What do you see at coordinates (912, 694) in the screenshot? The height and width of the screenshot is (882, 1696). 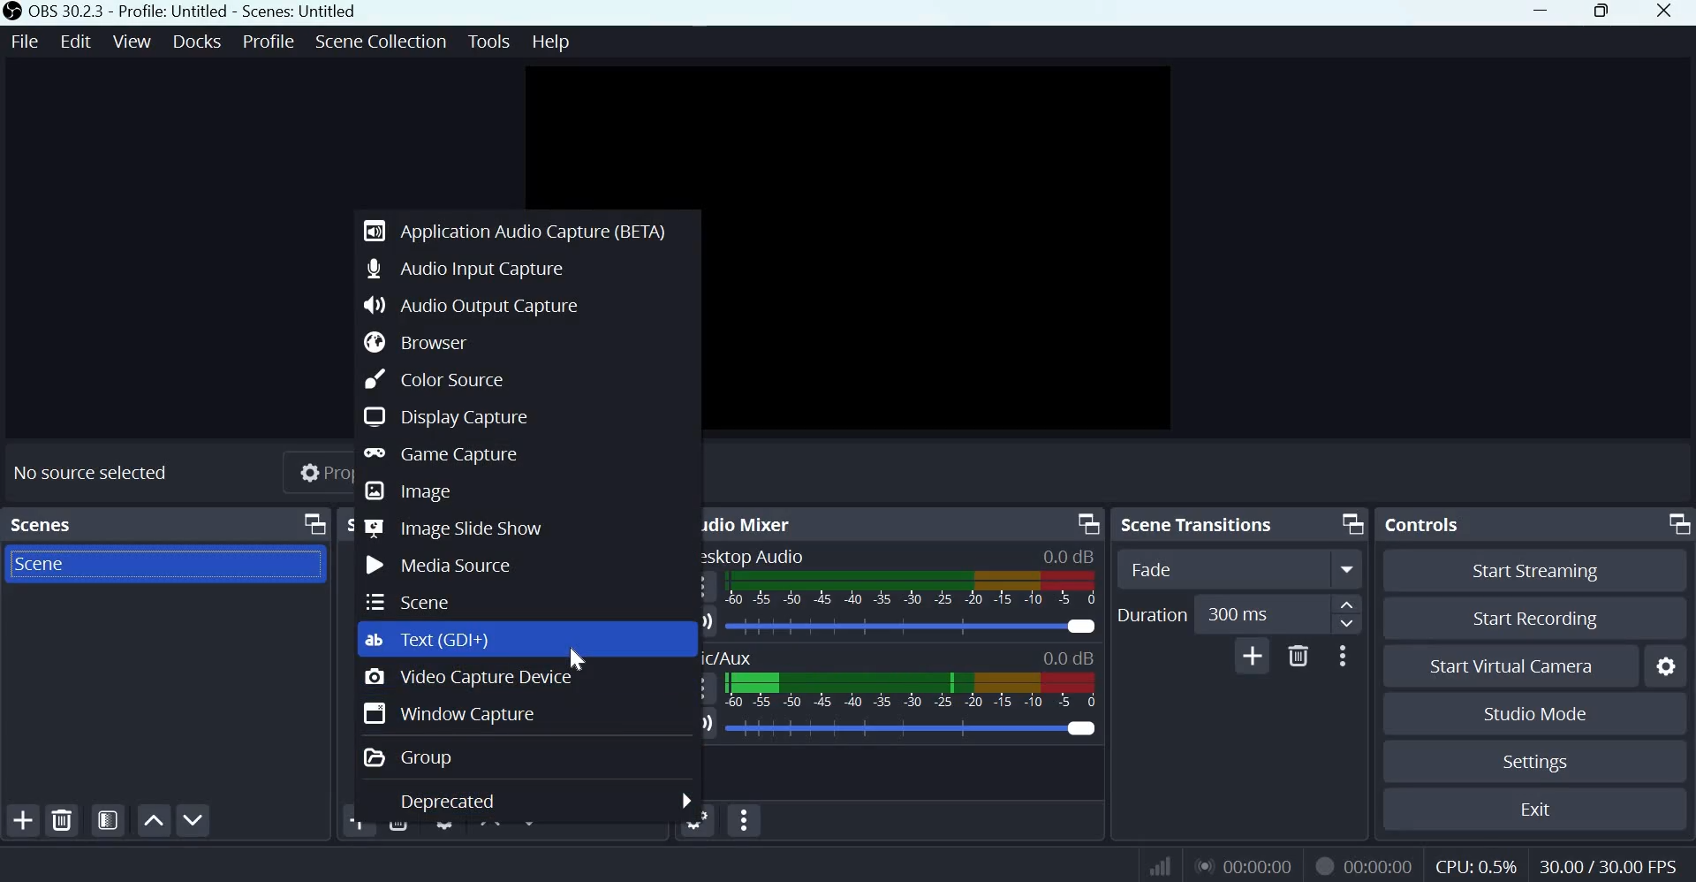 I see `Volume Meter` at bounding box center [912, 694].